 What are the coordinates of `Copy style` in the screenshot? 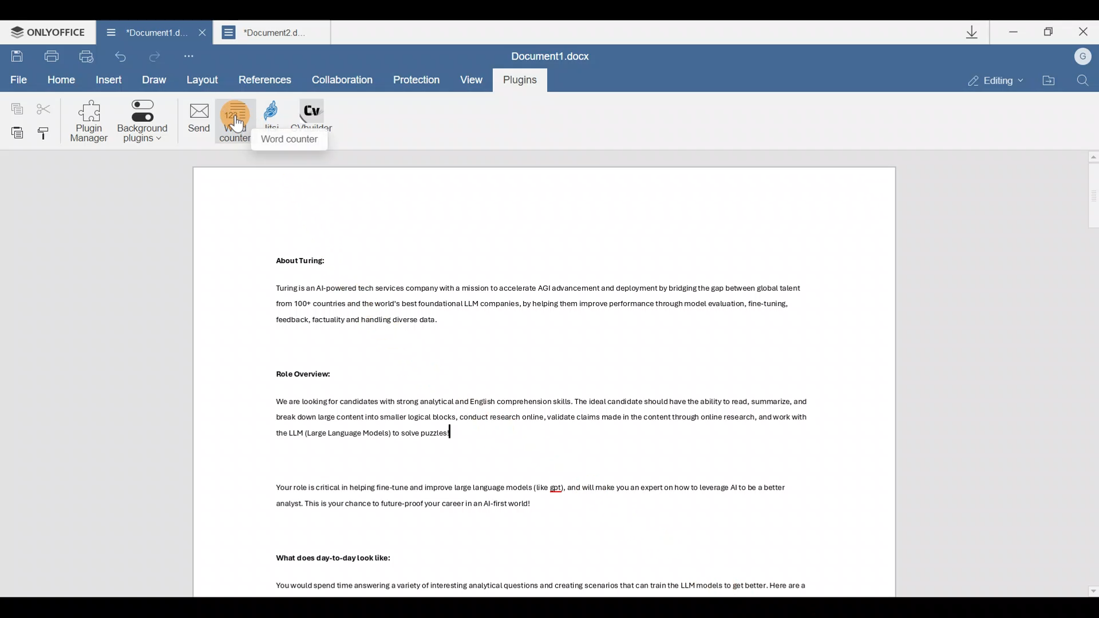 It's located at (48, 136).